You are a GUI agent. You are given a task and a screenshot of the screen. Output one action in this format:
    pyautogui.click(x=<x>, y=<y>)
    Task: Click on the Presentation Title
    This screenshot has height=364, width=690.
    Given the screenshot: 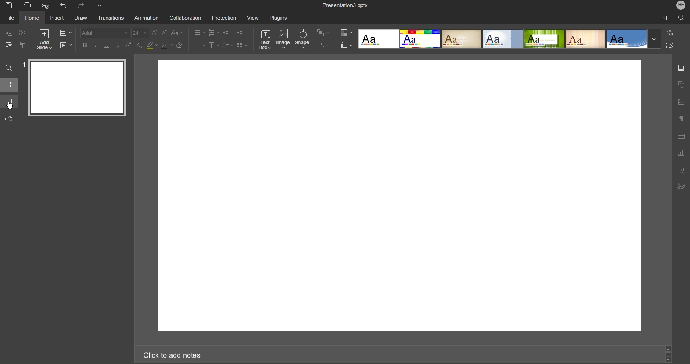 What is the action you would take?
    pyautogui.click(x=344, y=5)
    